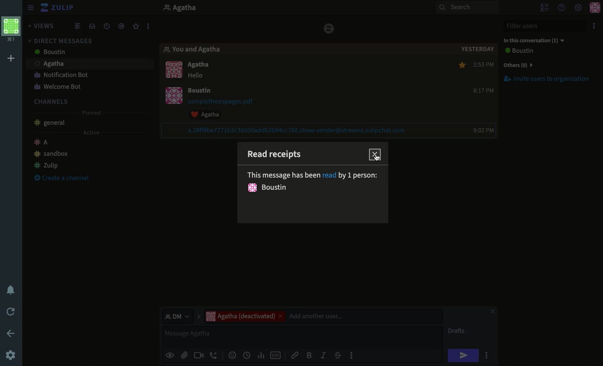 The image size is (603, 366). Describe the element at coordinates (544, 7) in the screenshot. I see `Hide users list` at that location.